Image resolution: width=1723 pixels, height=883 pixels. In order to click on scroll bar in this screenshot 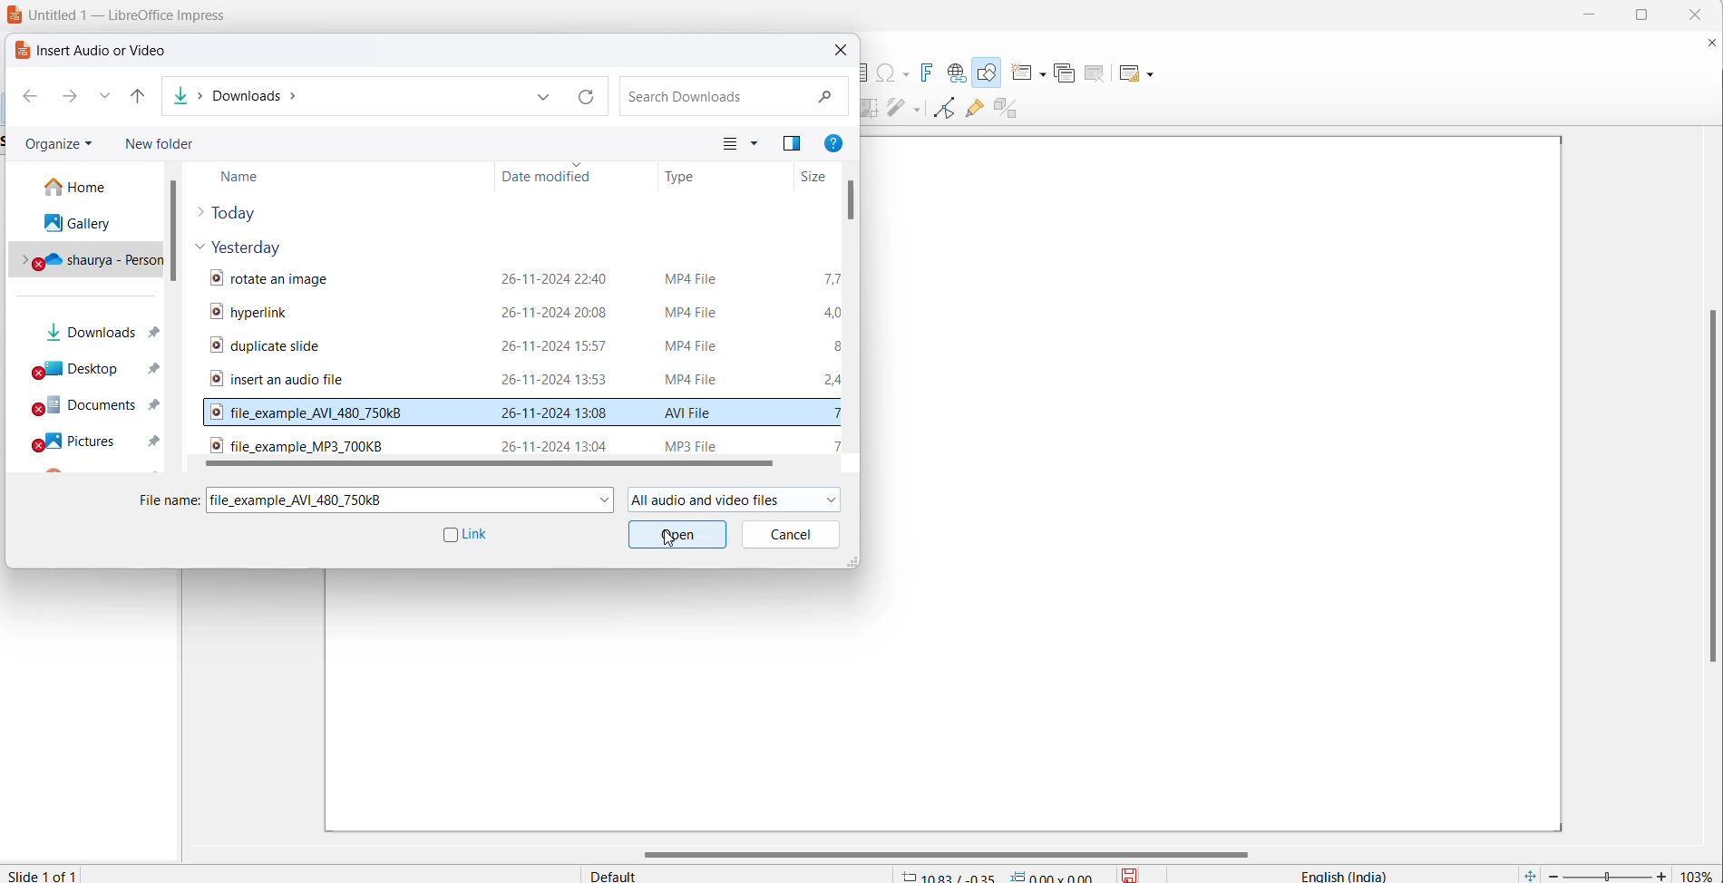, I will do `click(176, 230)`.